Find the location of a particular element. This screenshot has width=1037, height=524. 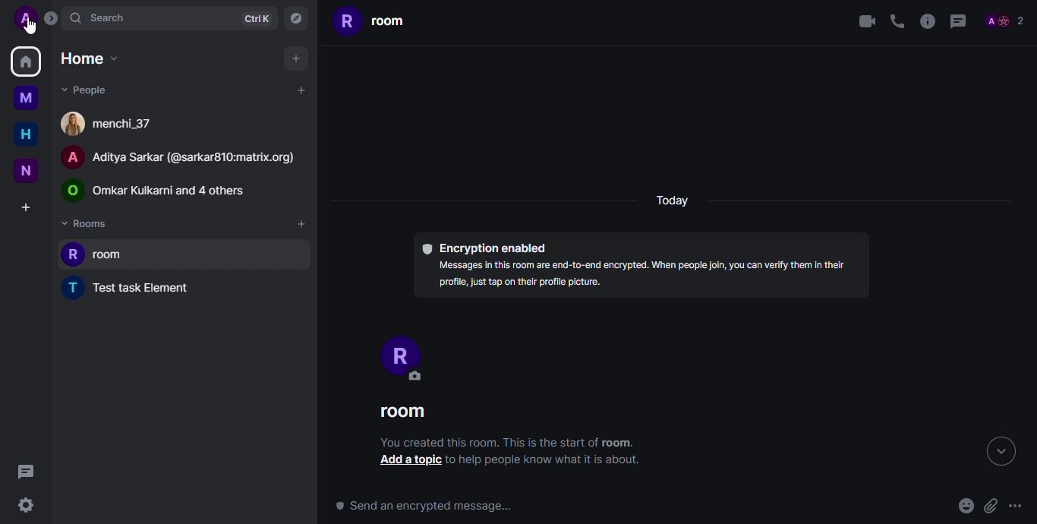

room is located at coordinates (402, 412).